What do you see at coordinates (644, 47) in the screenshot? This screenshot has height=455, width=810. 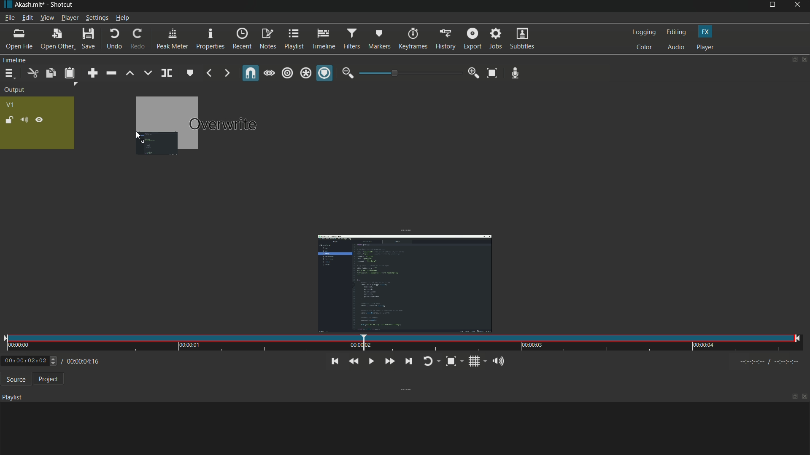 I see `color` at bounding box center [644, 47].